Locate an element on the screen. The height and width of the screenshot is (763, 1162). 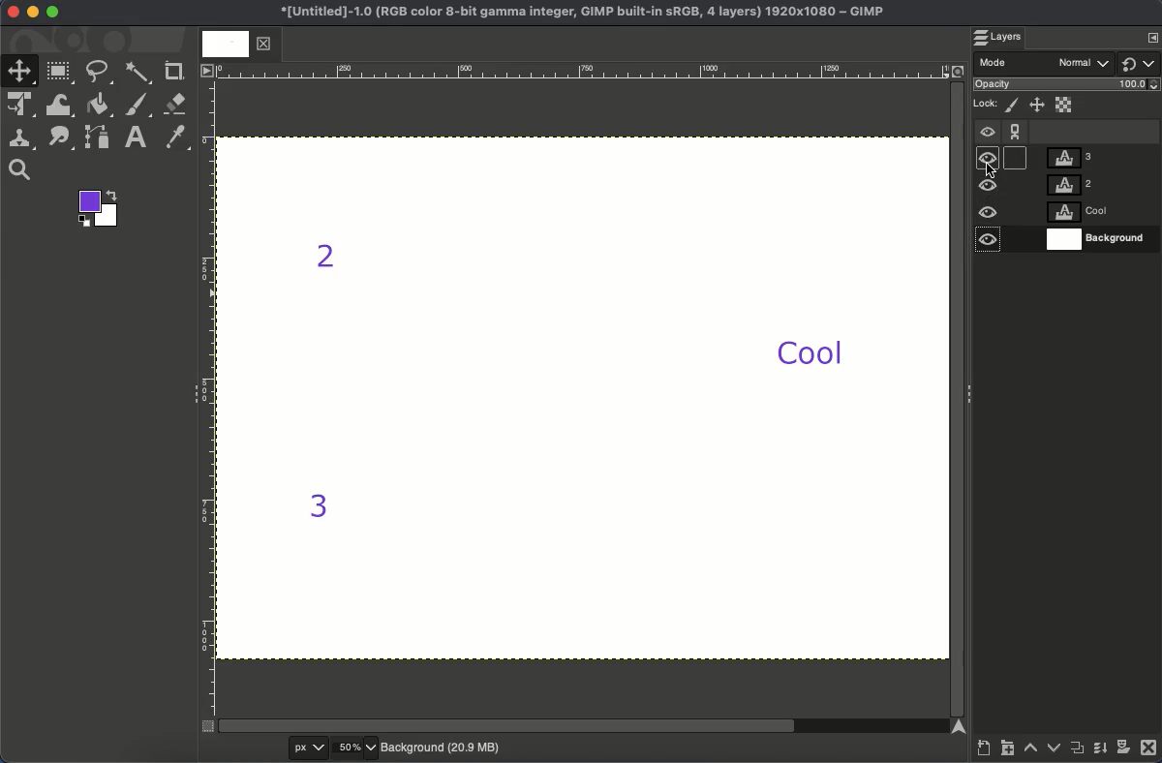
Scroll is located at coordinates (584, 726).